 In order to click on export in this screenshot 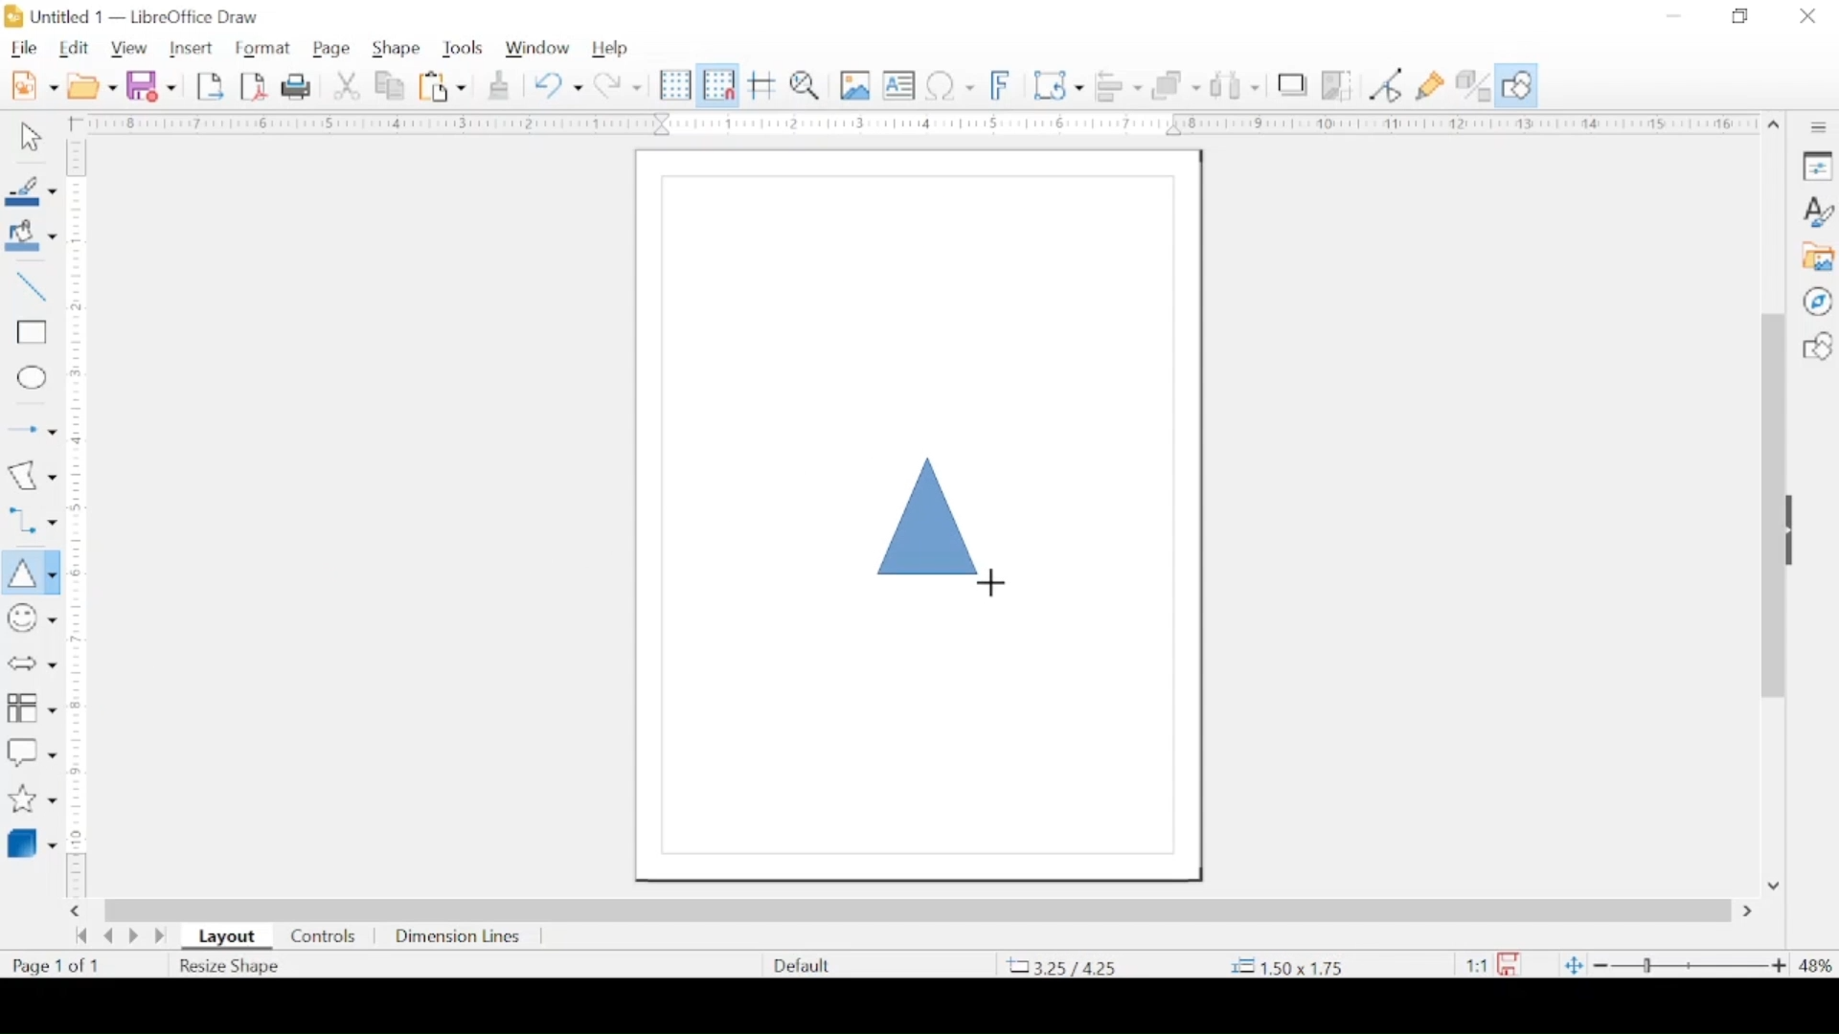, I will do `click(210, 86)`.